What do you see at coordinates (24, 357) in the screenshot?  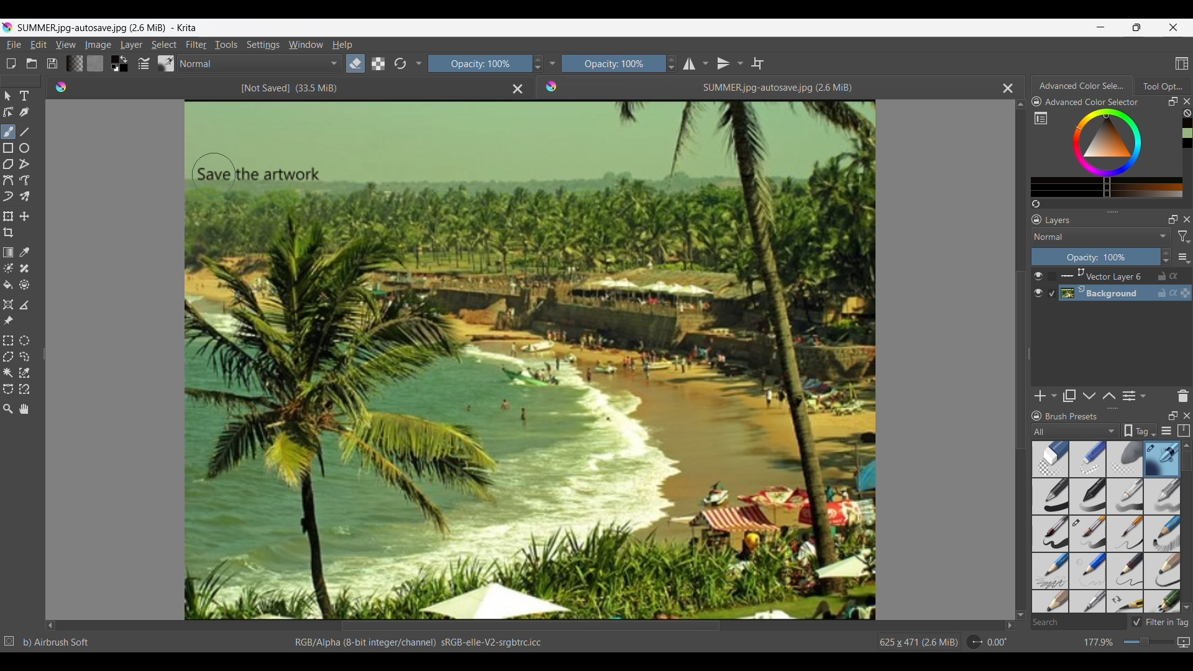 I see `Freehand selection tool` at bounding box center [24, 357].